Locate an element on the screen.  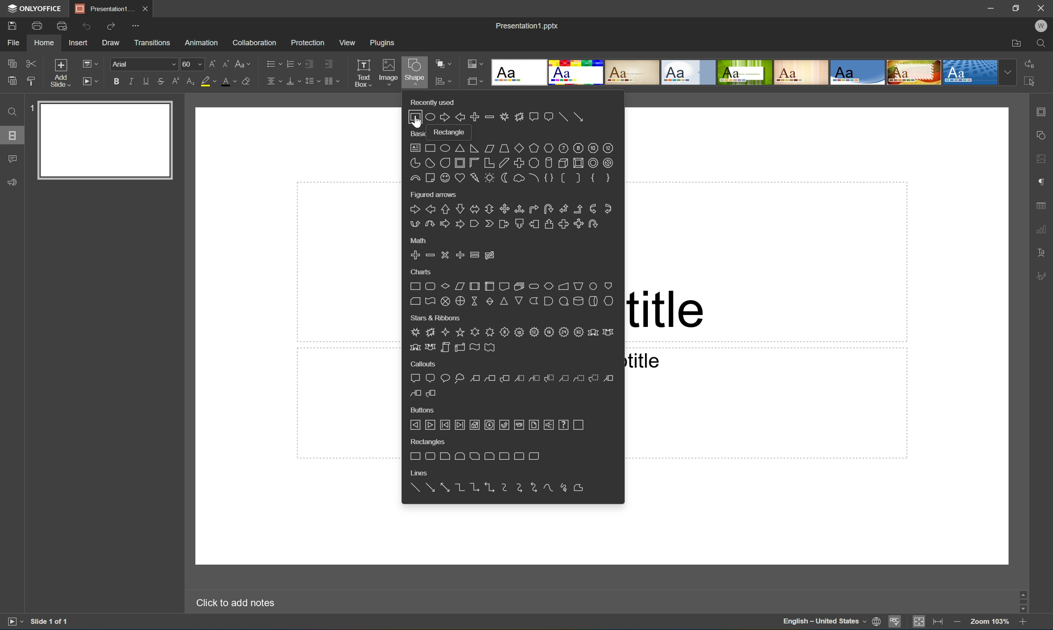
Start slideshow is located at coordinates (12, 623).